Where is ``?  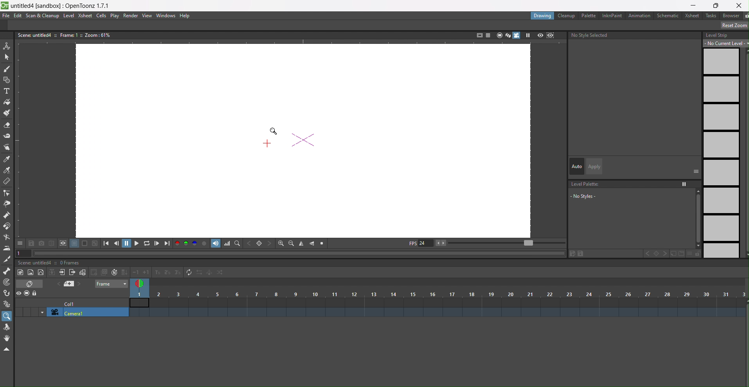  is located at coordinates (124, 273).